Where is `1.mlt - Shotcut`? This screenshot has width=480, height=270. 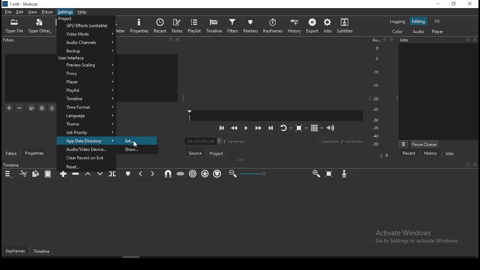 1.mlt - Shotcut is located at coordinates (21, 4).